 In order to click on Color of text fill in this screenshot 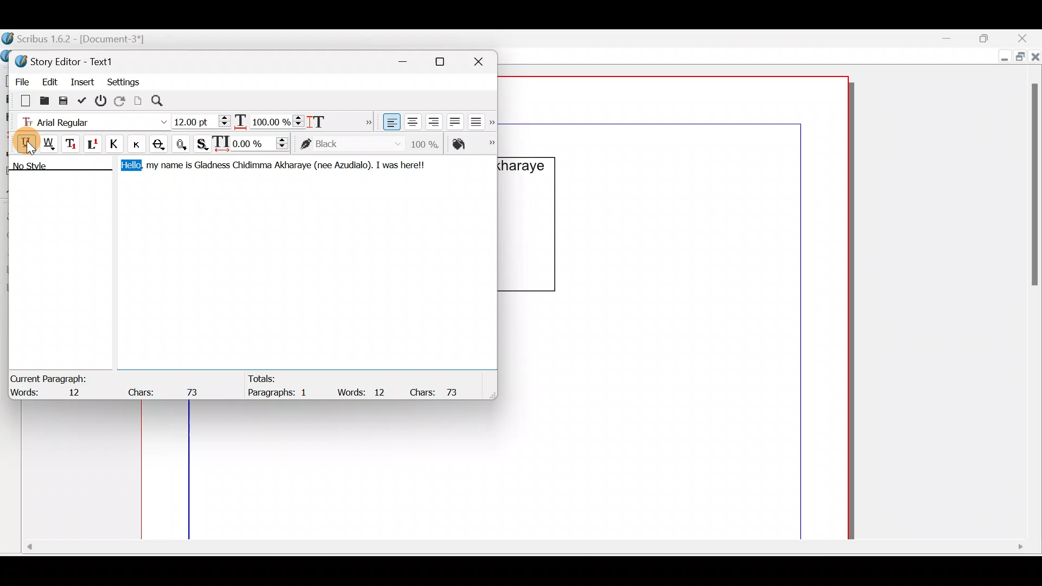, I will do `click(472, 144)`.